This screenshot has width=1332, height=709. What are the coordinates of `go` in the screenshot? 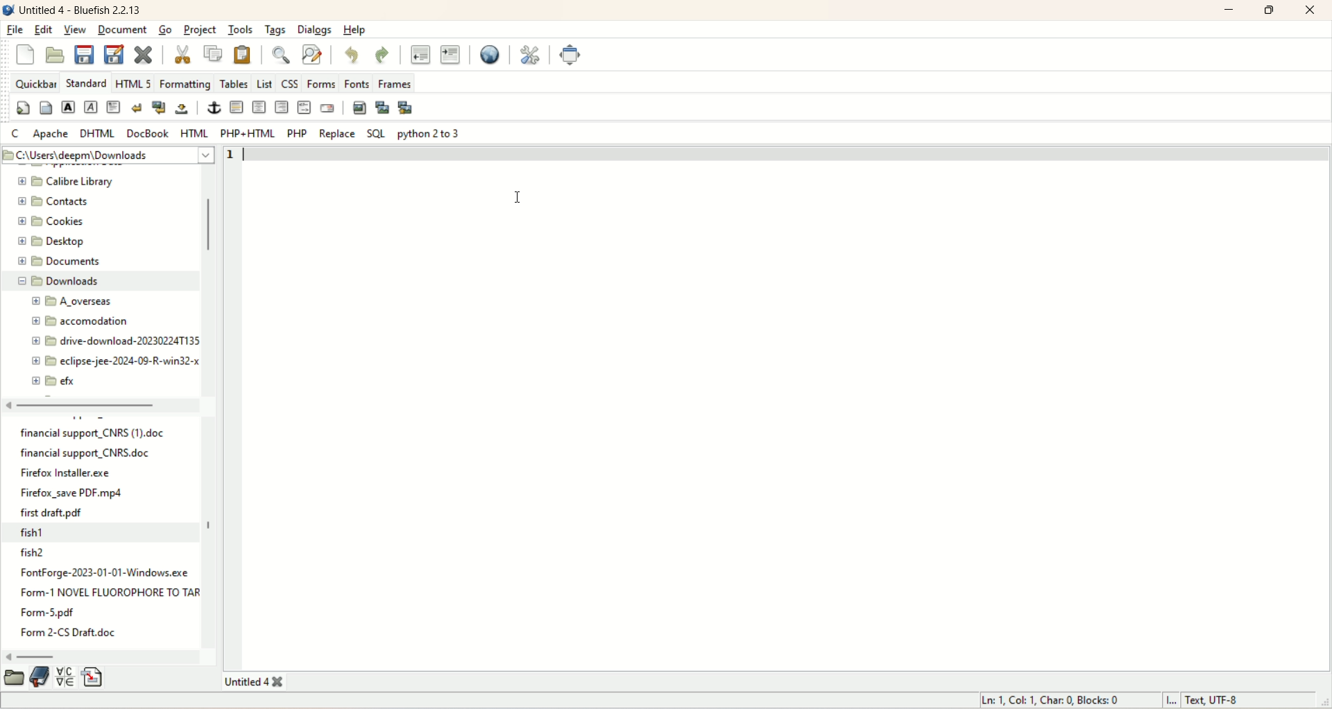 It's located at (164, 31).